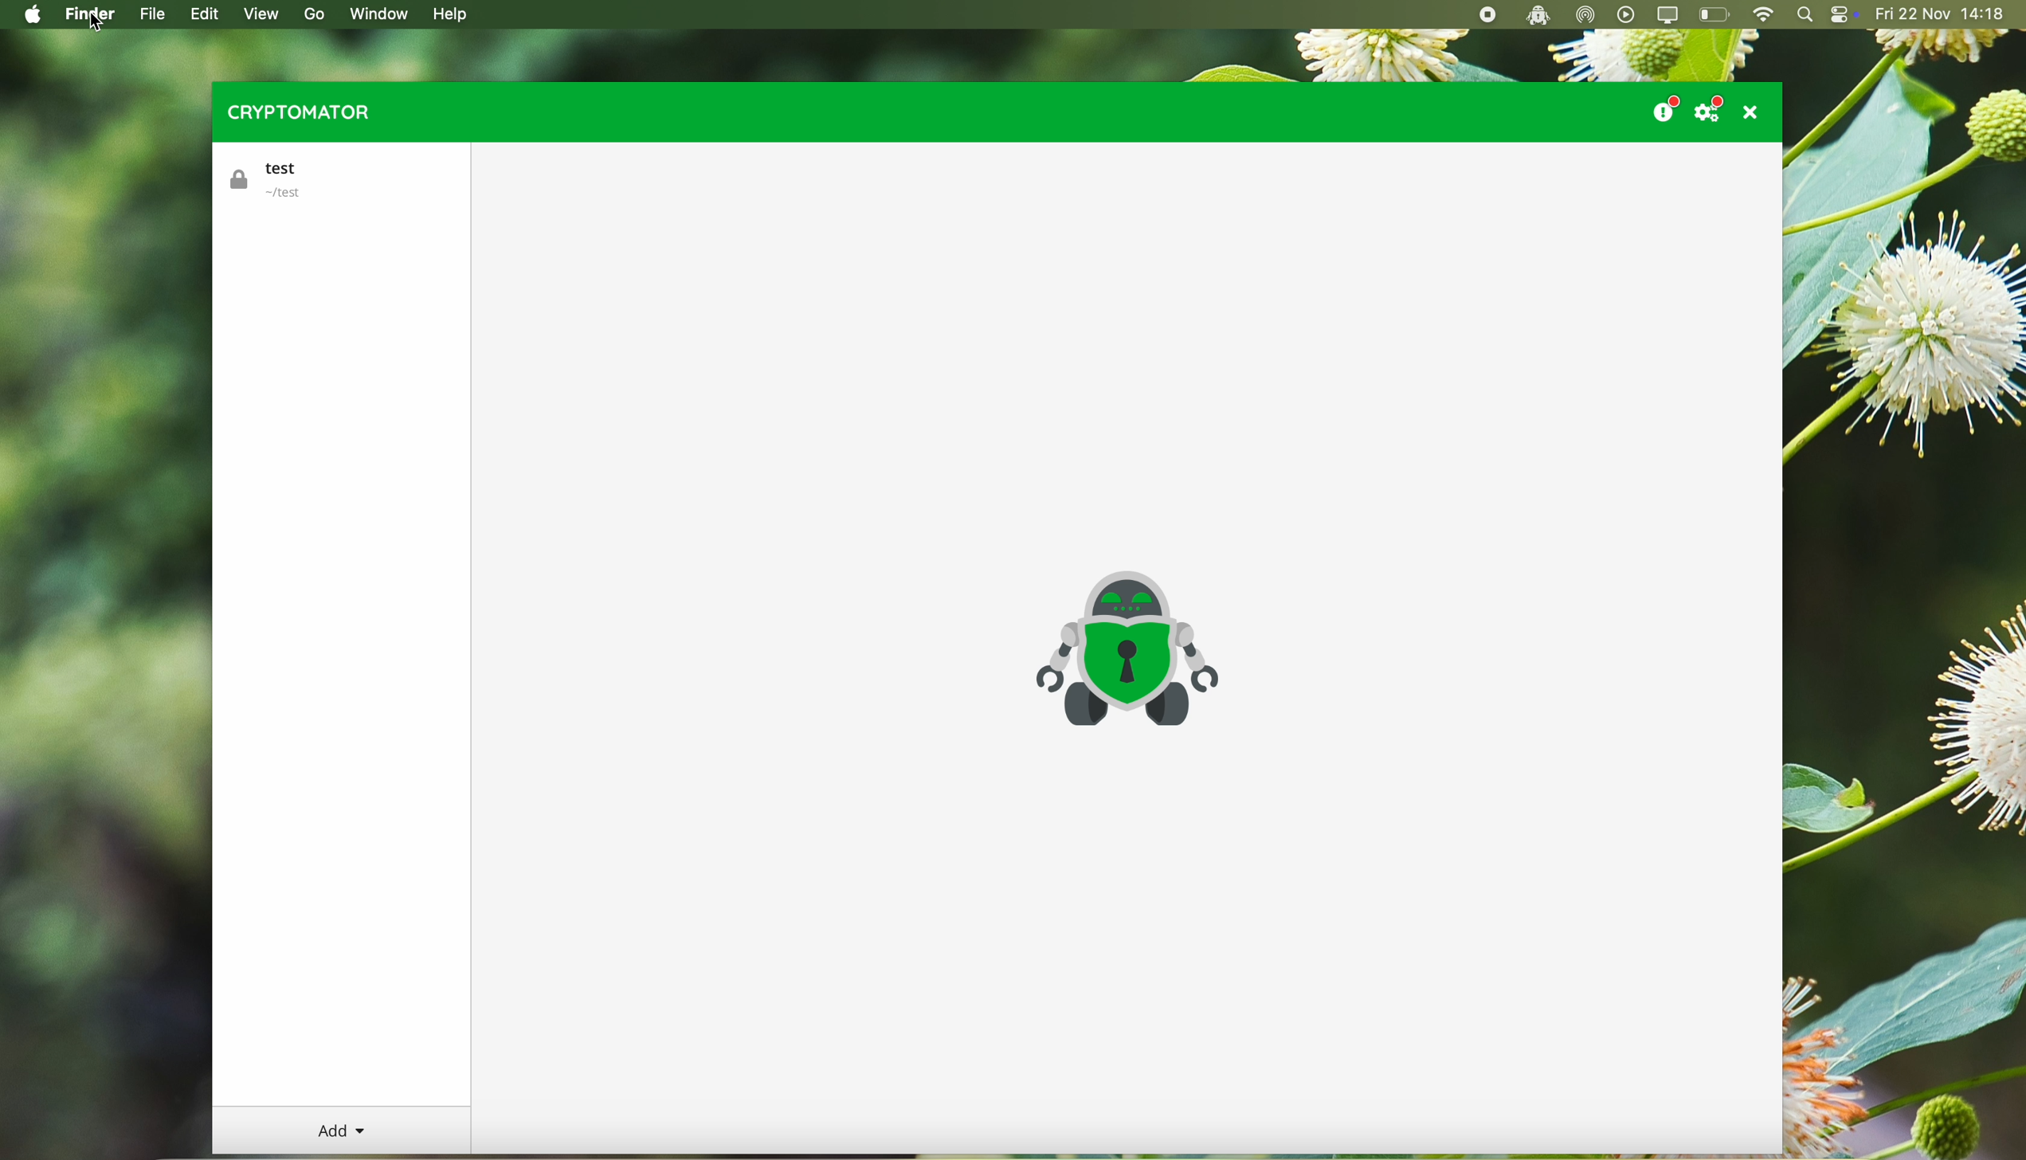  Describe the element at coordinates (1755, 112) in the screenshot. I see `close program` at that location.